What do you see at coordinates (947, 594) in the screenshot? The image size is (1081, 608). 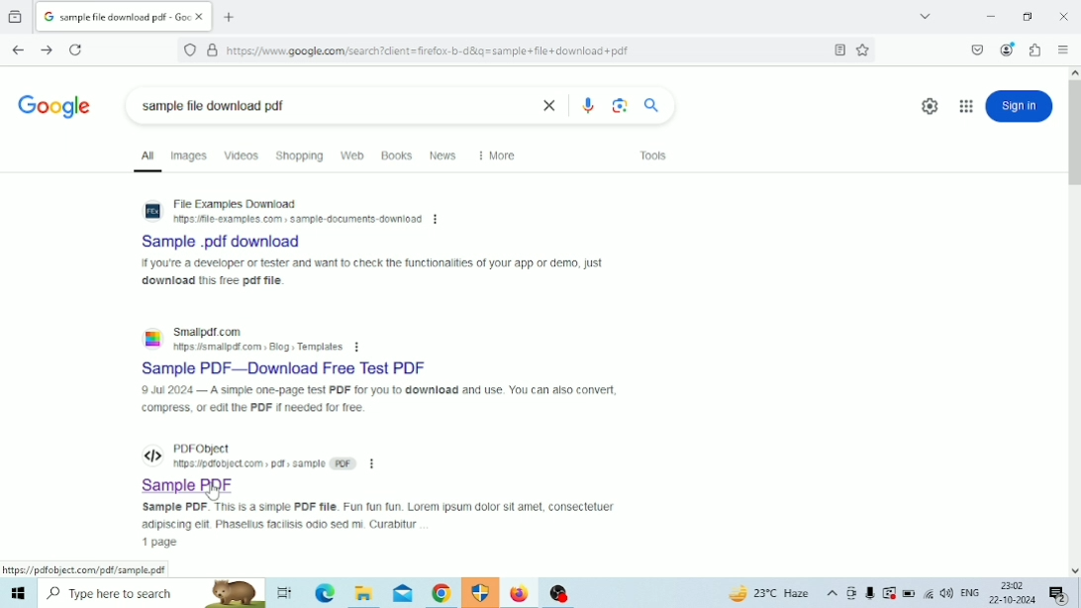 I see `Speakers` at bounding box center [947, 594].